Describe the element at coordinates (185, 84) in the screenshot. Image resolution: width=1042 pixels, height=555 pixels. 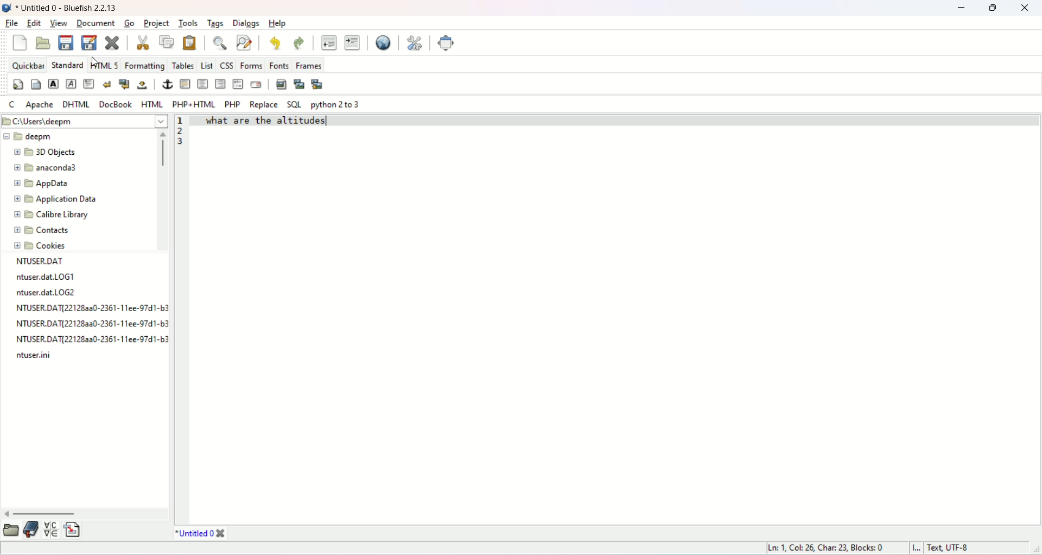
I see `horizontal rule` at that location.